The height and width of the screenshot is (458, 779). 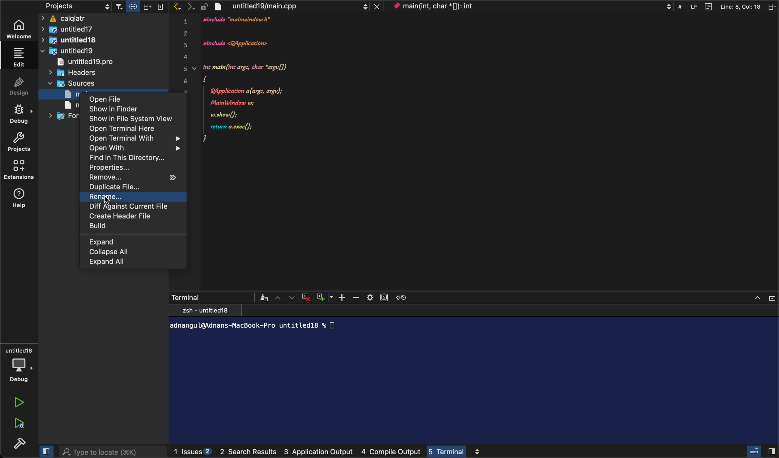 What do you see at coordinates (401, 296) in the screenshot?
I see `Refresh` at bounding box center [401, 296].